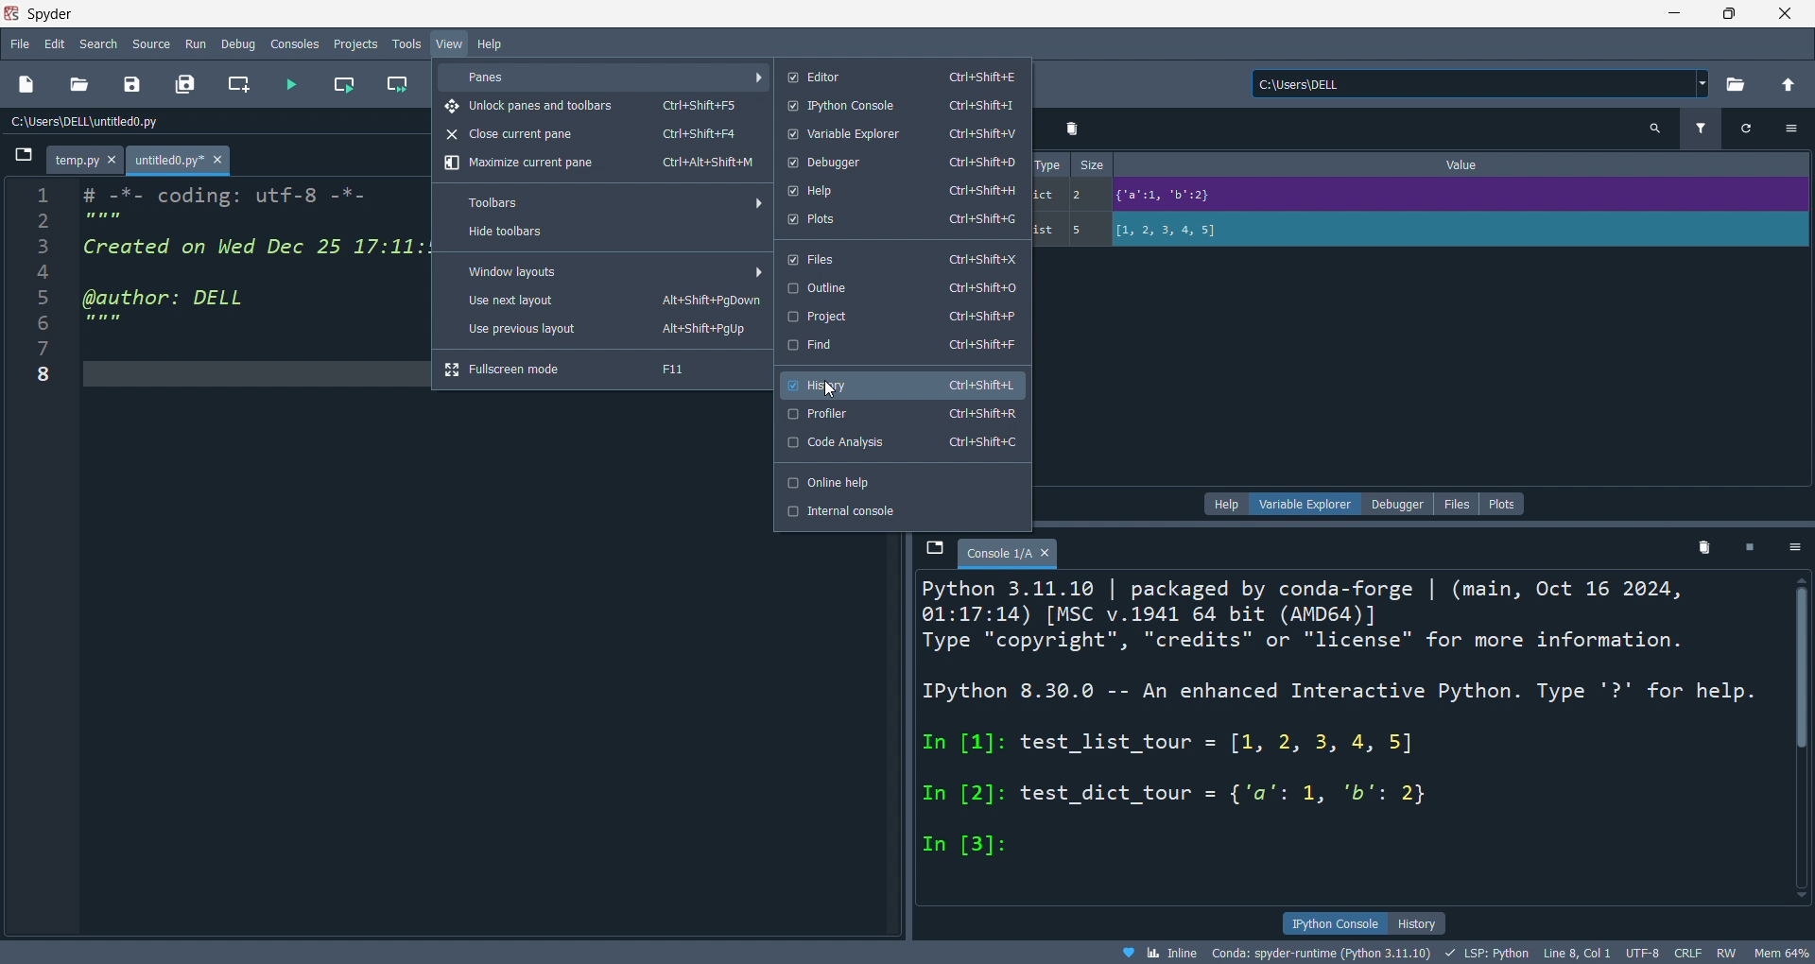  I want to click on edit, so click(55, 43).